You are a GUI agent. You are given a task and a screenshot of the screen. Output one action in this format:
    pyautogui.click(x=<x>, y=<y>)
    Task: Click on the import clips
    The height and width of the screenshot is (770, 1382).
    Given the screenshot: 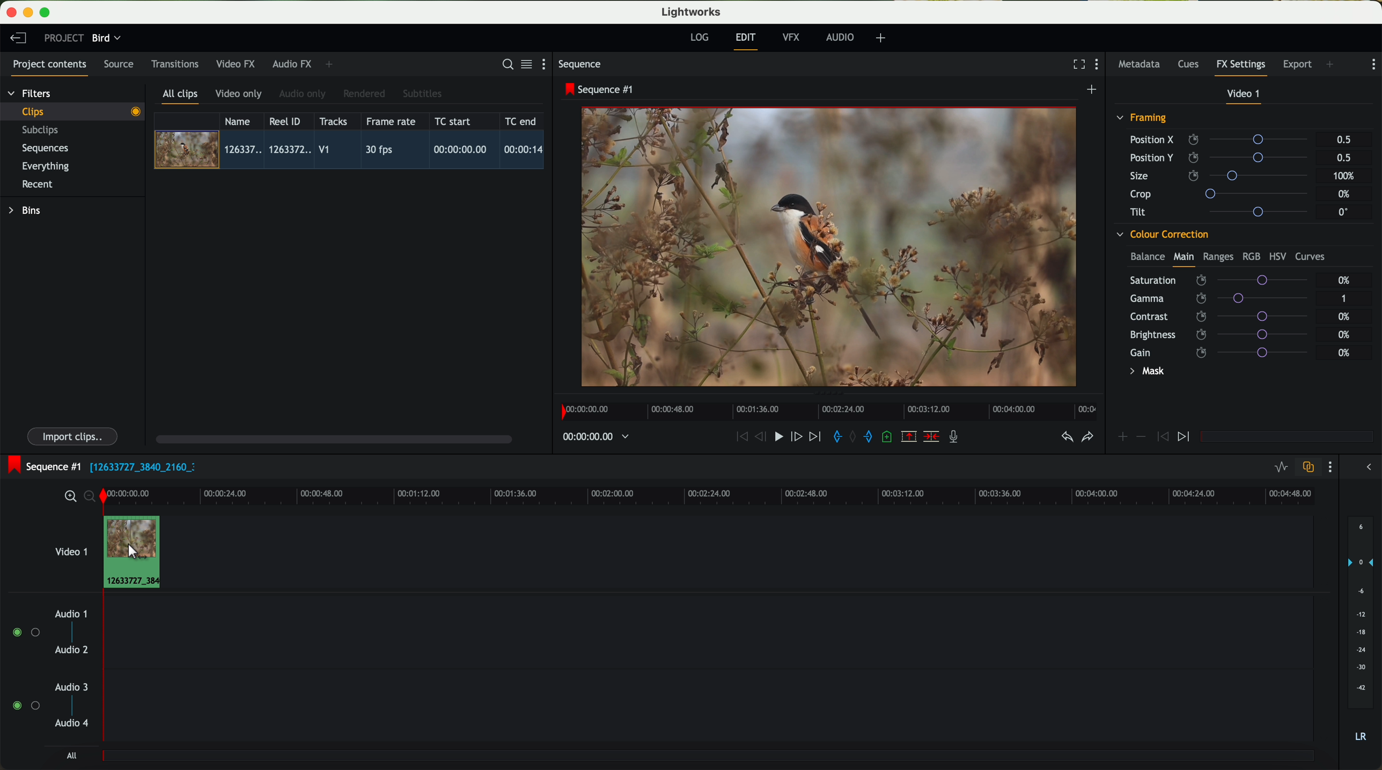 What is the action you would take?
    pyautogui.click(x=74, y=436)
    